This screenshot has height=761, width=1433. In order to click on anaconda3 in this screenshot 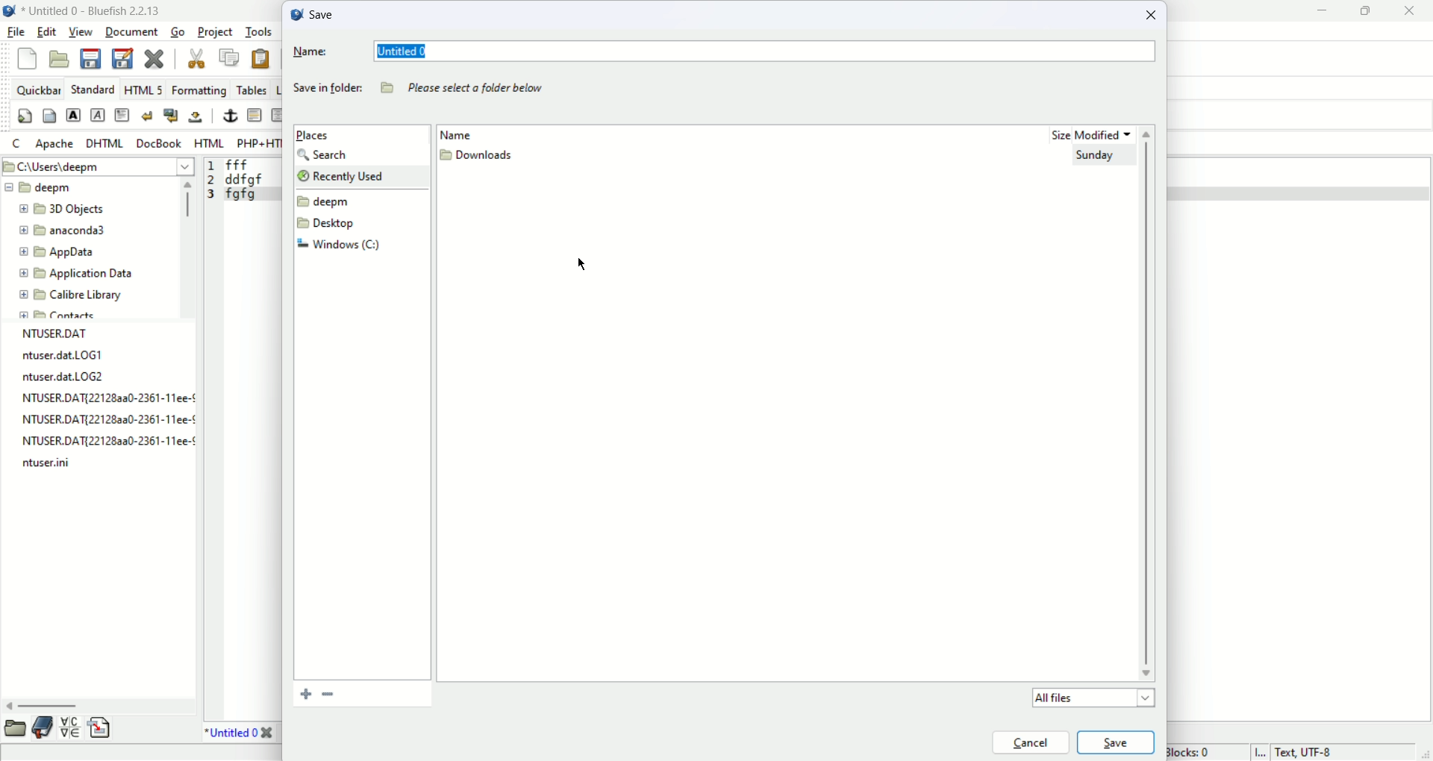, I will do `click(63, 231)`.